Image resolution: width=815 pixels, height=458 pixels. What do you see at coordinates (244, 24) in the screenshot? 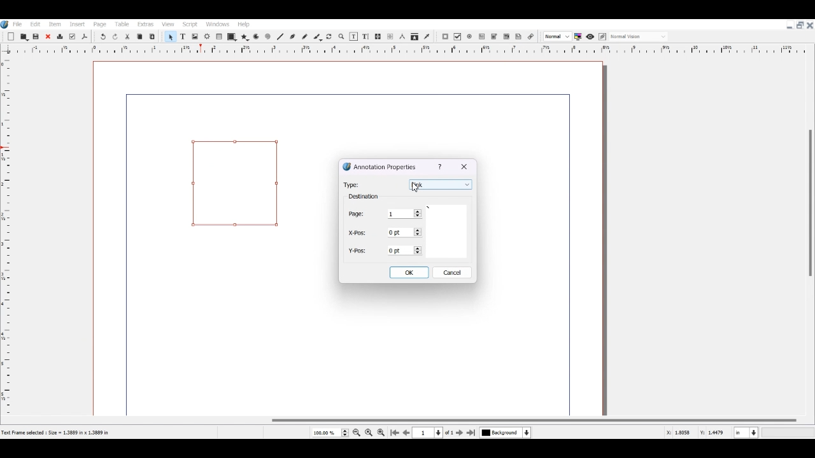
I see `Help` at bounding box center [244, 24].